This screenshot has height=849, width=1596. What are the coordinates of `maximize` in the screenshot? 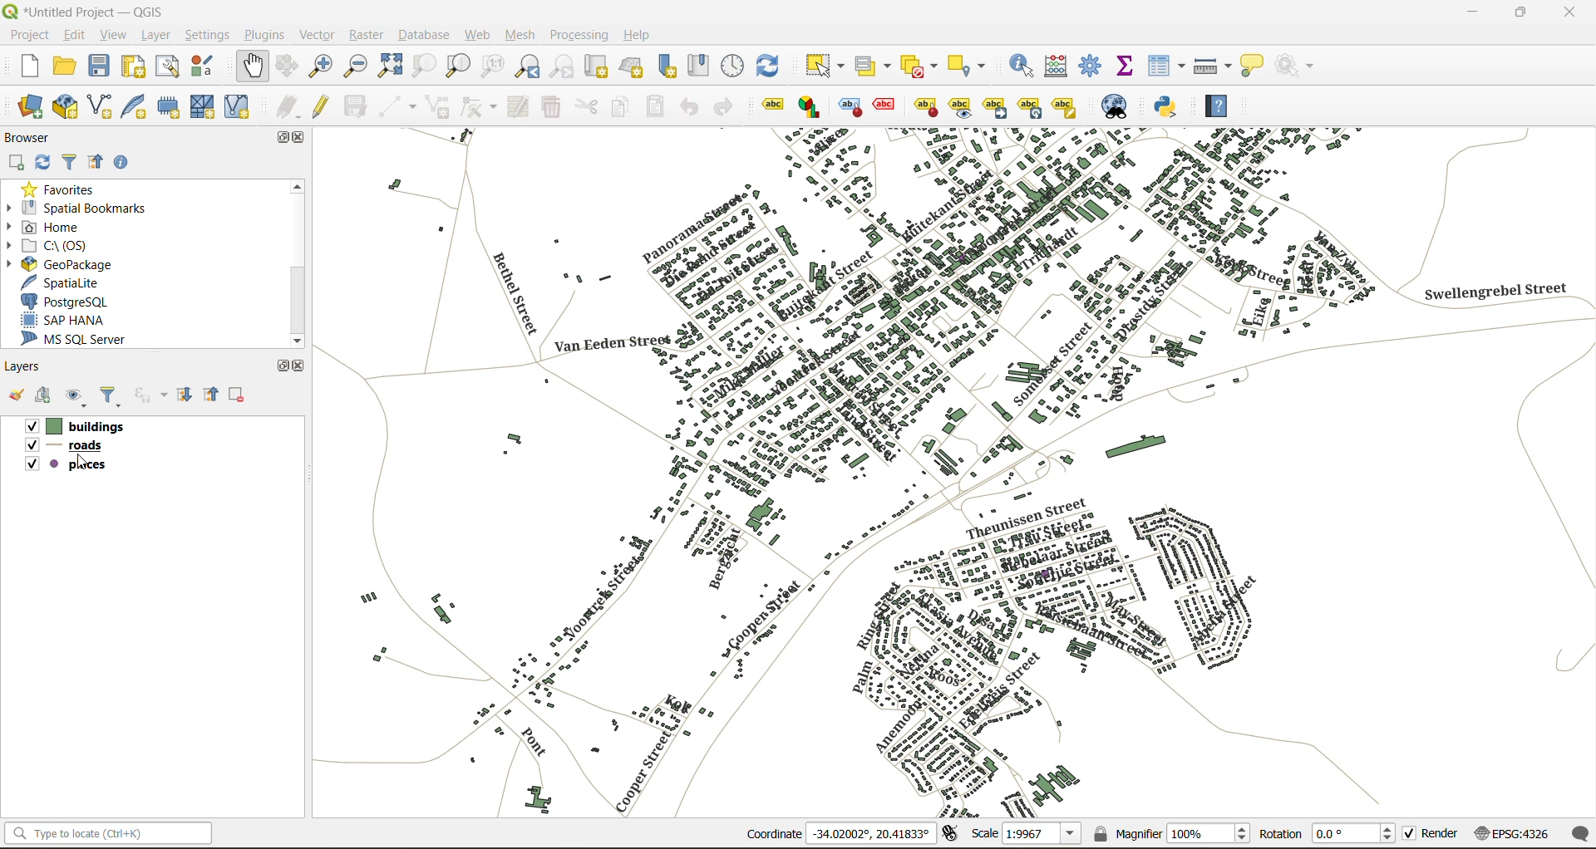 It's located at (280, 366).